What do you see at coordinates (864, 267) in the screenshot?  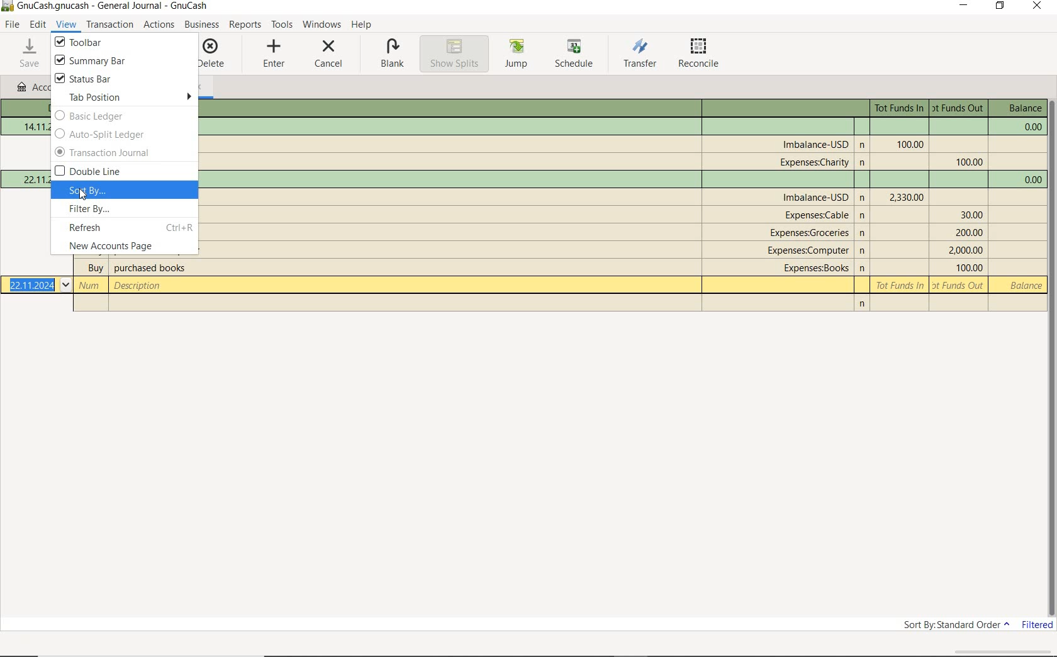 I see `n` at bounding box center [864, 267].